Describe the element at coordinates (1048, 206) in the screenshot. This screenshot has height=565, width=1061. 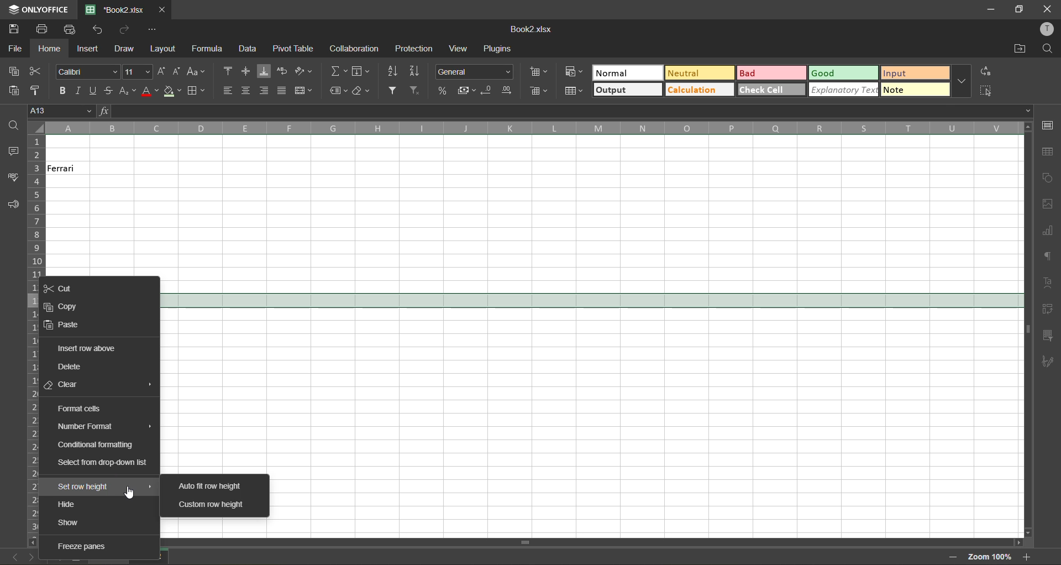
I see `images` at that location.